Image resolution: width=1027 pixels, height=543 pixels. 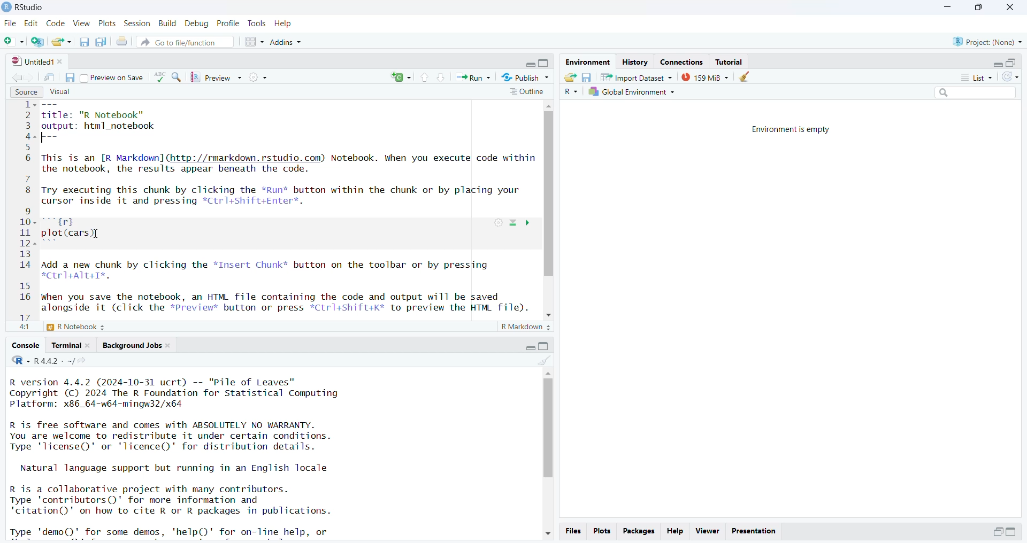 I want to click on go to next section, so click(x=442, y=79).